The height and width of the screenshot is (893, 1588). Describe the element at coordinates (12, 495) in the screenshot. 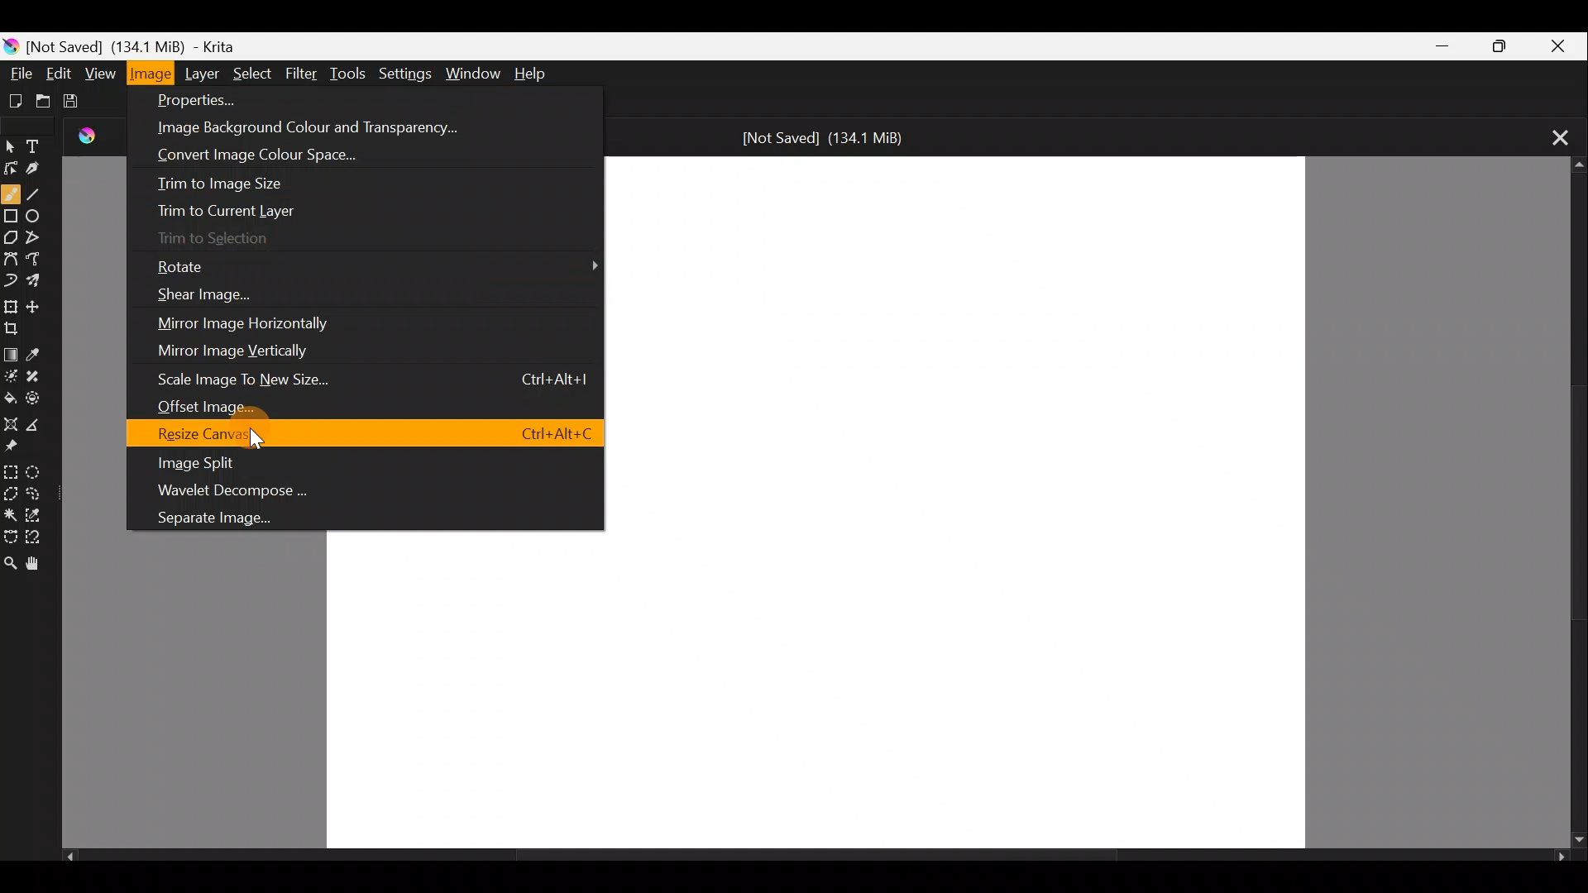

I see `Polygonal section tool` at that location.